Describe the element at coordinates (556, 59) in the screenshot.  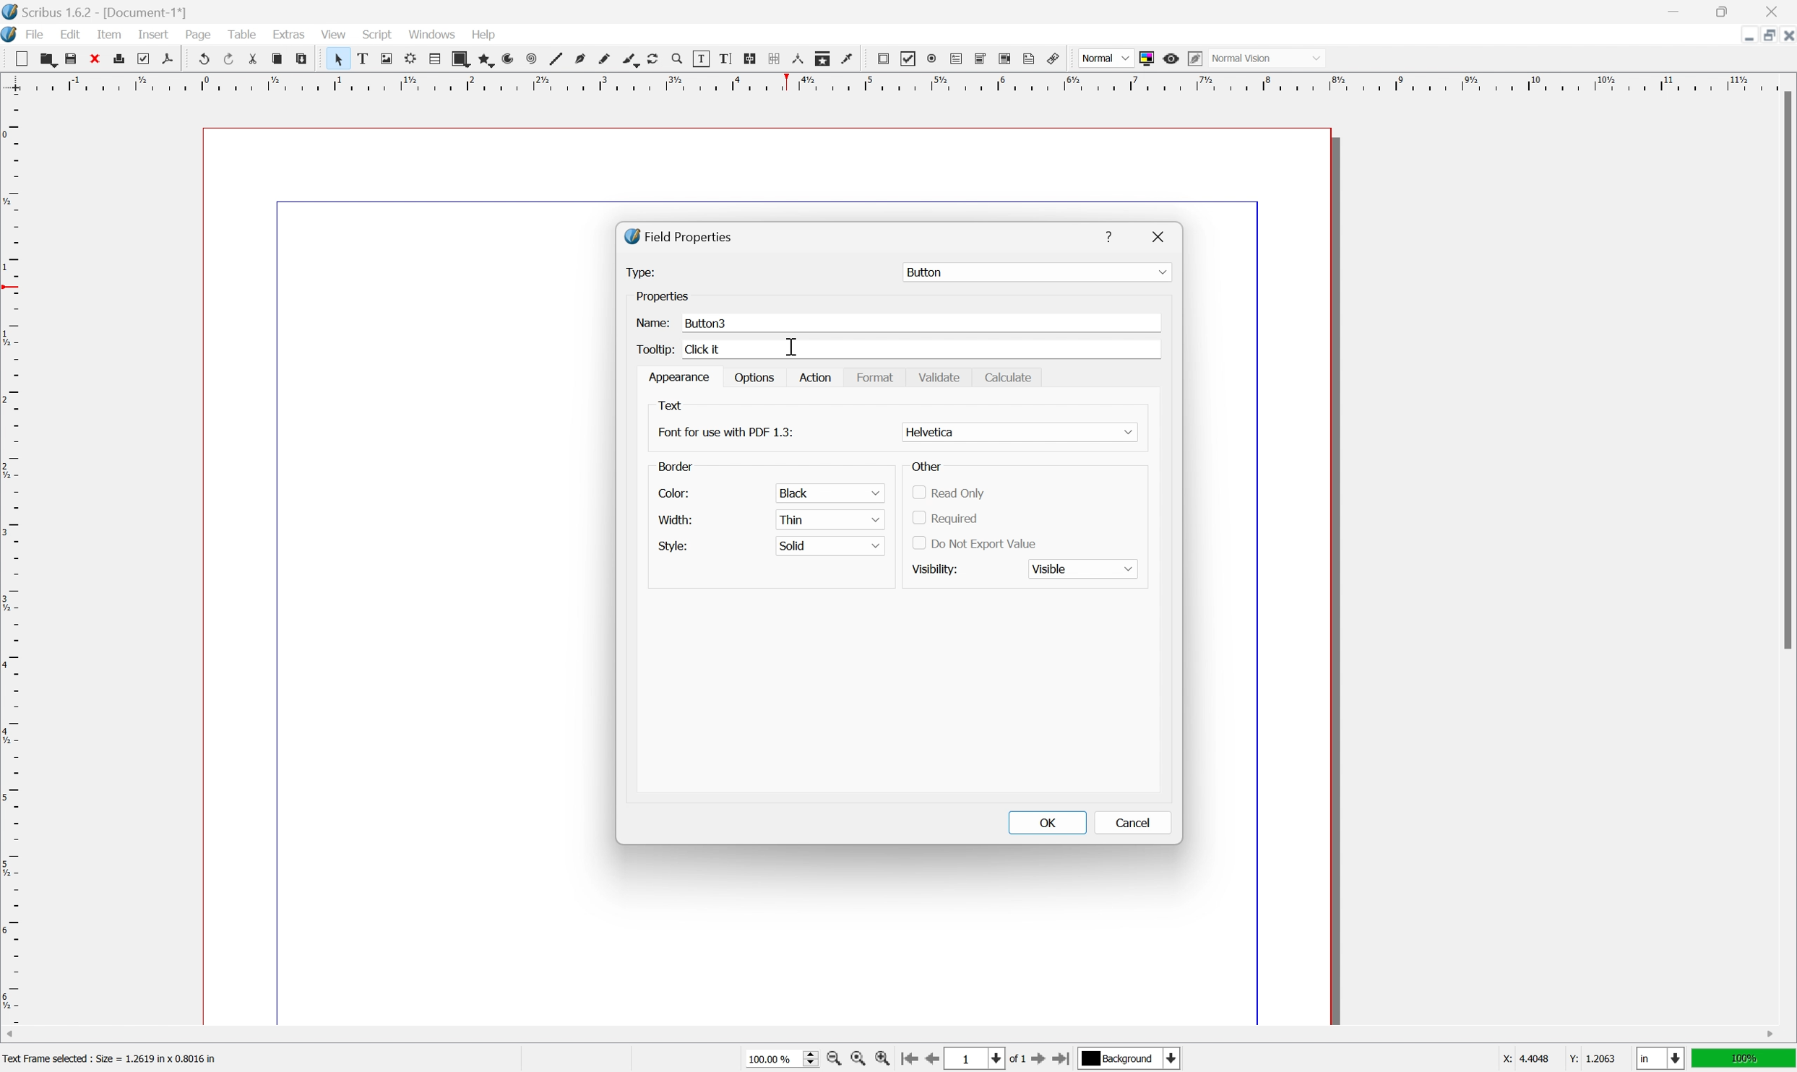
I see `line` at that location.